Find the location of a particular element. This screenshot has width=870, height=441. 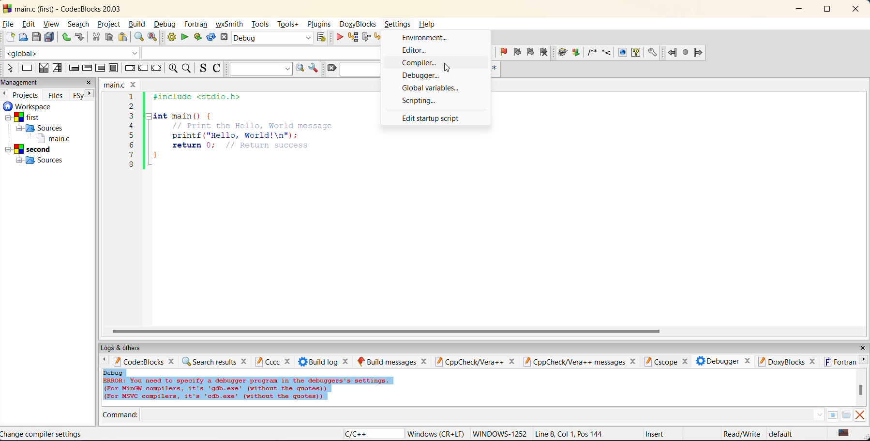

management is located at coordinates (23, 82).